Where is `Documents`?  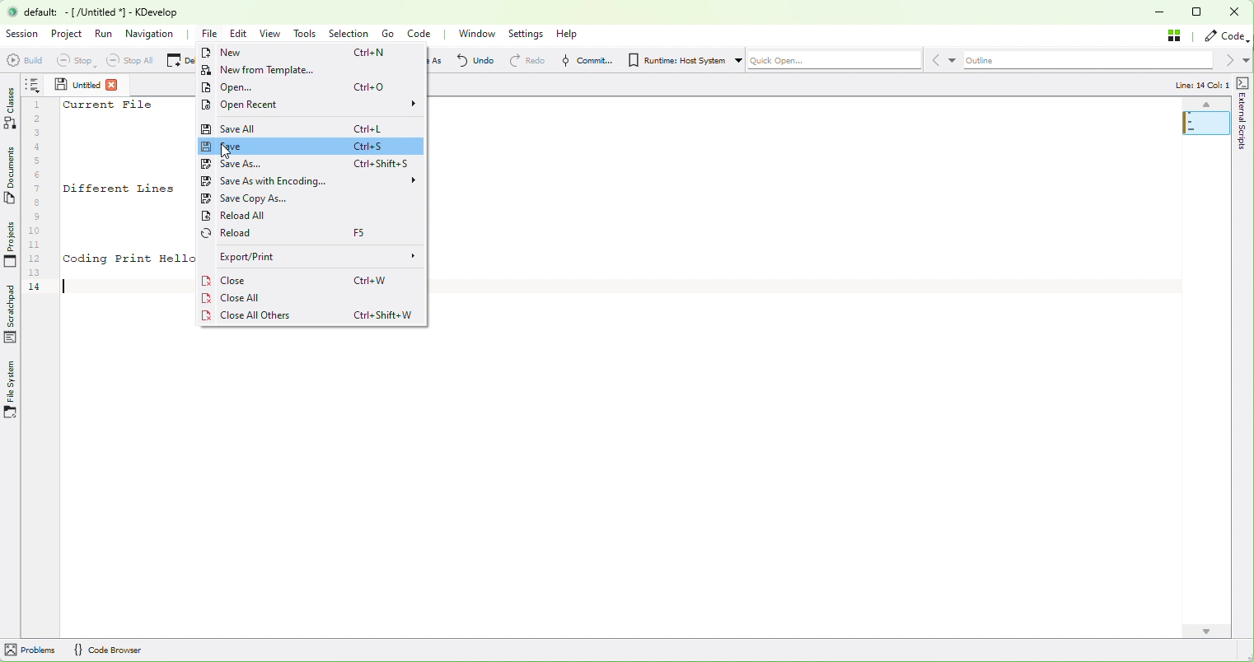 Documents is located at coordinates (11, 181).